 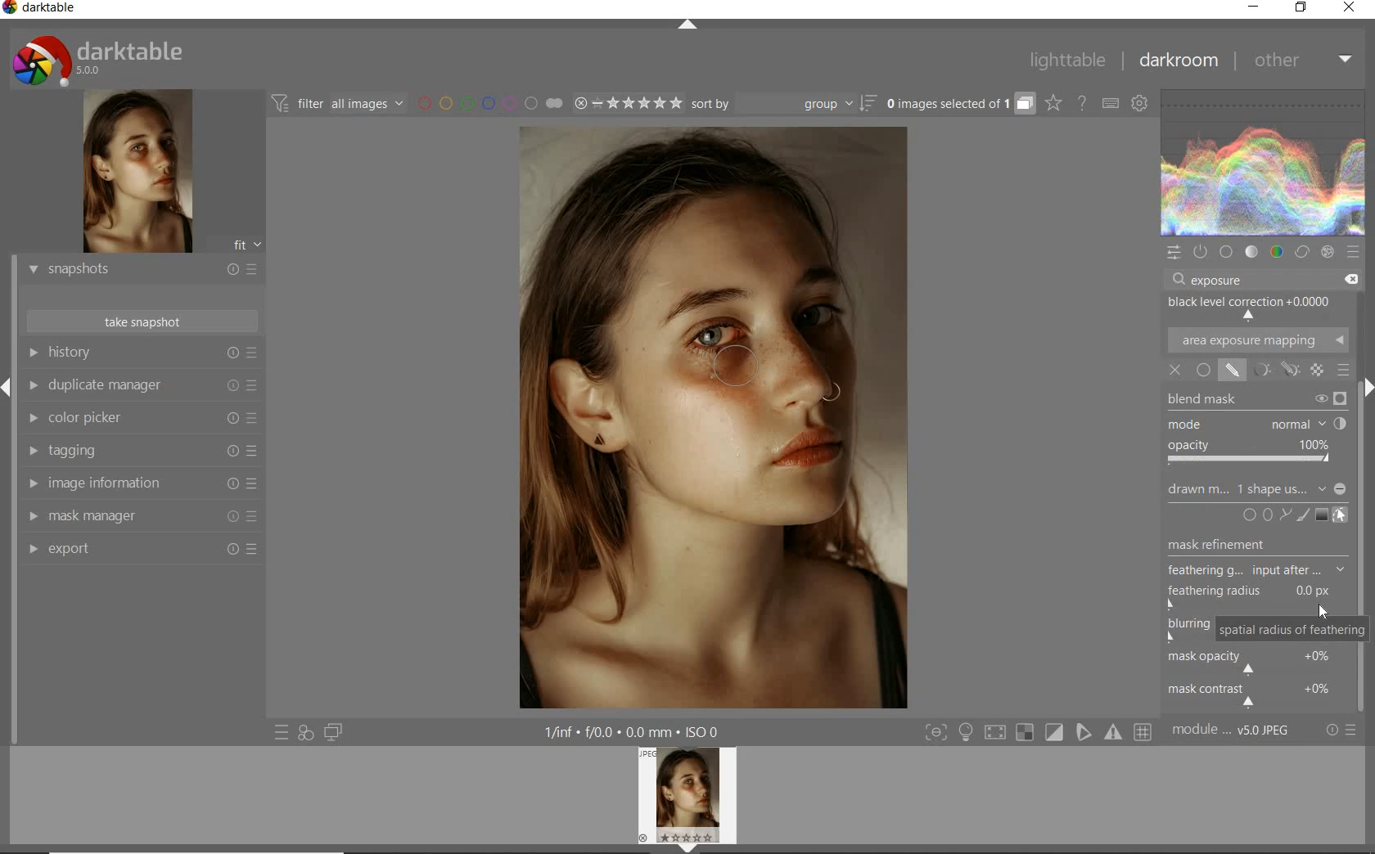 I want to click on DRAWN MASK, so click(x=751, y=375).